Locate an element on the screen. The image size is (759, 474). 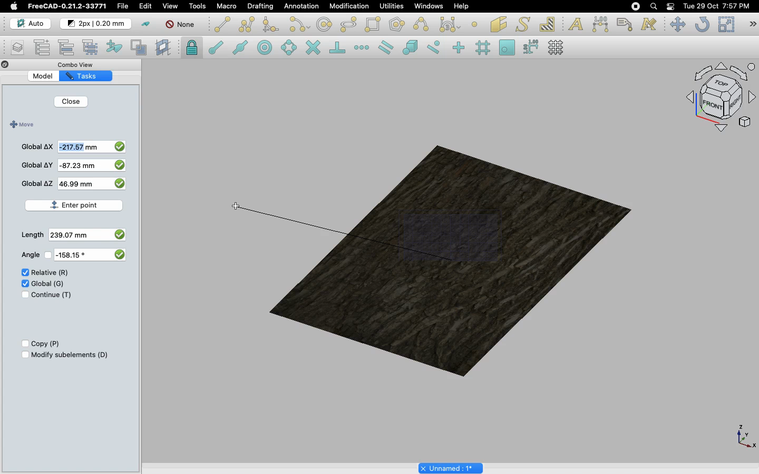
Point is located at coordinates (474, 23).